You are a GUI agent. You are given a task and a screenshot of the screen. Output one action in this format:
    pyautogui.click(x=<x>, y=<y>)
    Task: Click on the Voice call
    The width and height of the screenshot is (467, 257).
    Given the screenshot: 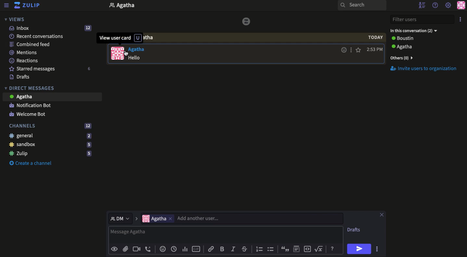 What is the action you would take?
    pyautogui.click(x=148, y=249)
    